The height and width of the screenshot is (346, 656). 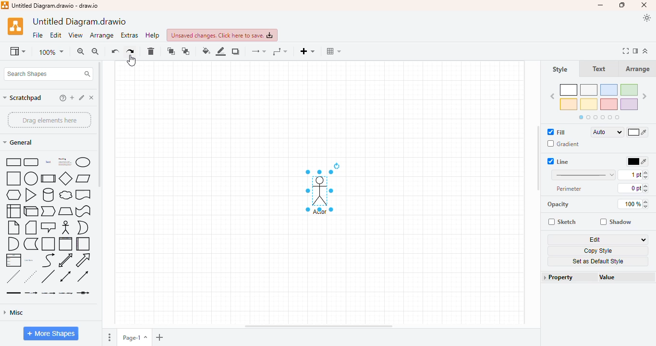 I want to click on arrange, so click(x=101, y=36).